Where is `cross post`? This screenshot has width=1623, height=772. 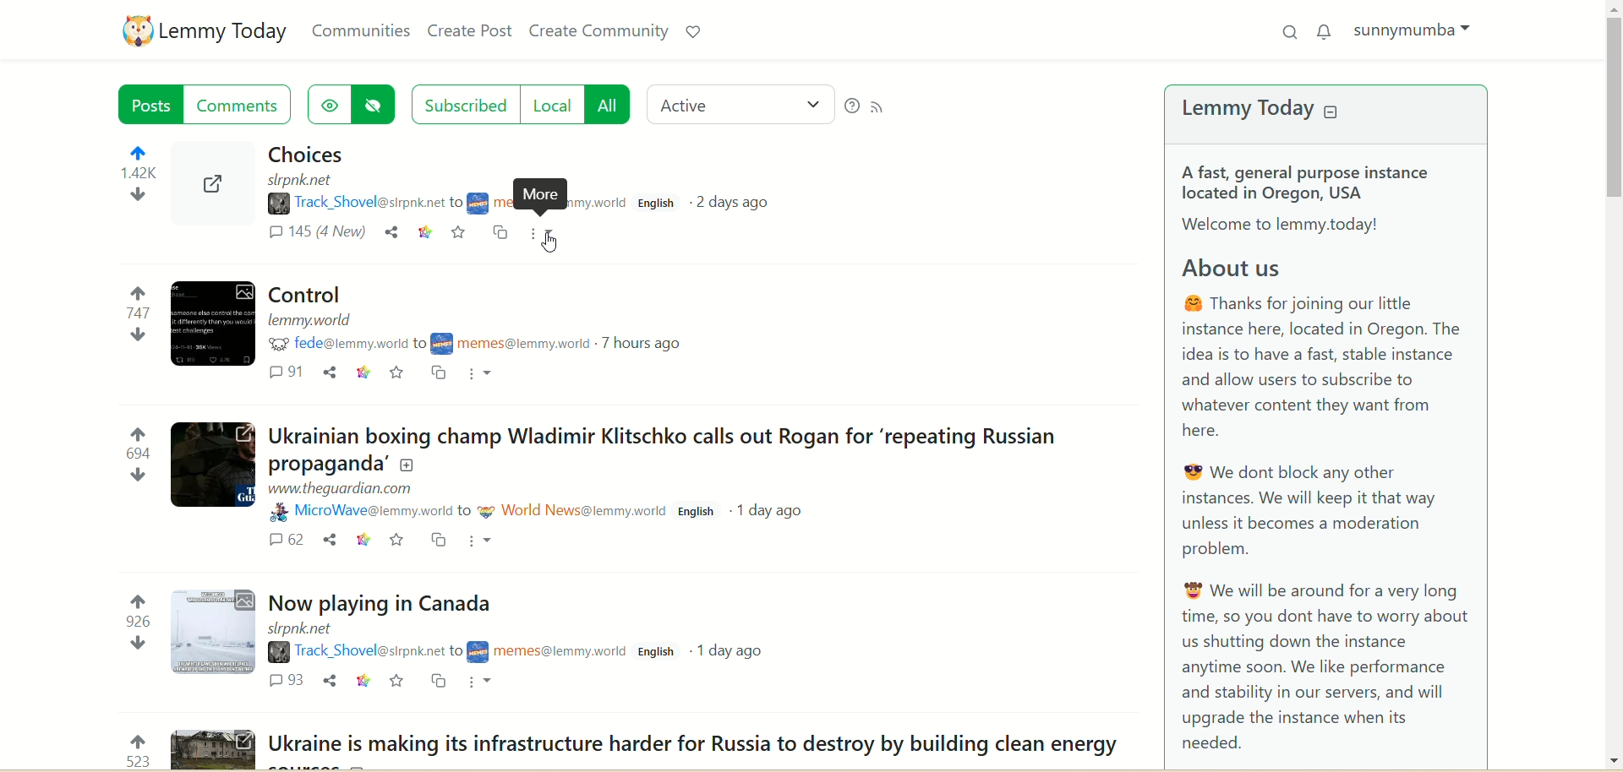
cross post is located at coordinates (440, 681).